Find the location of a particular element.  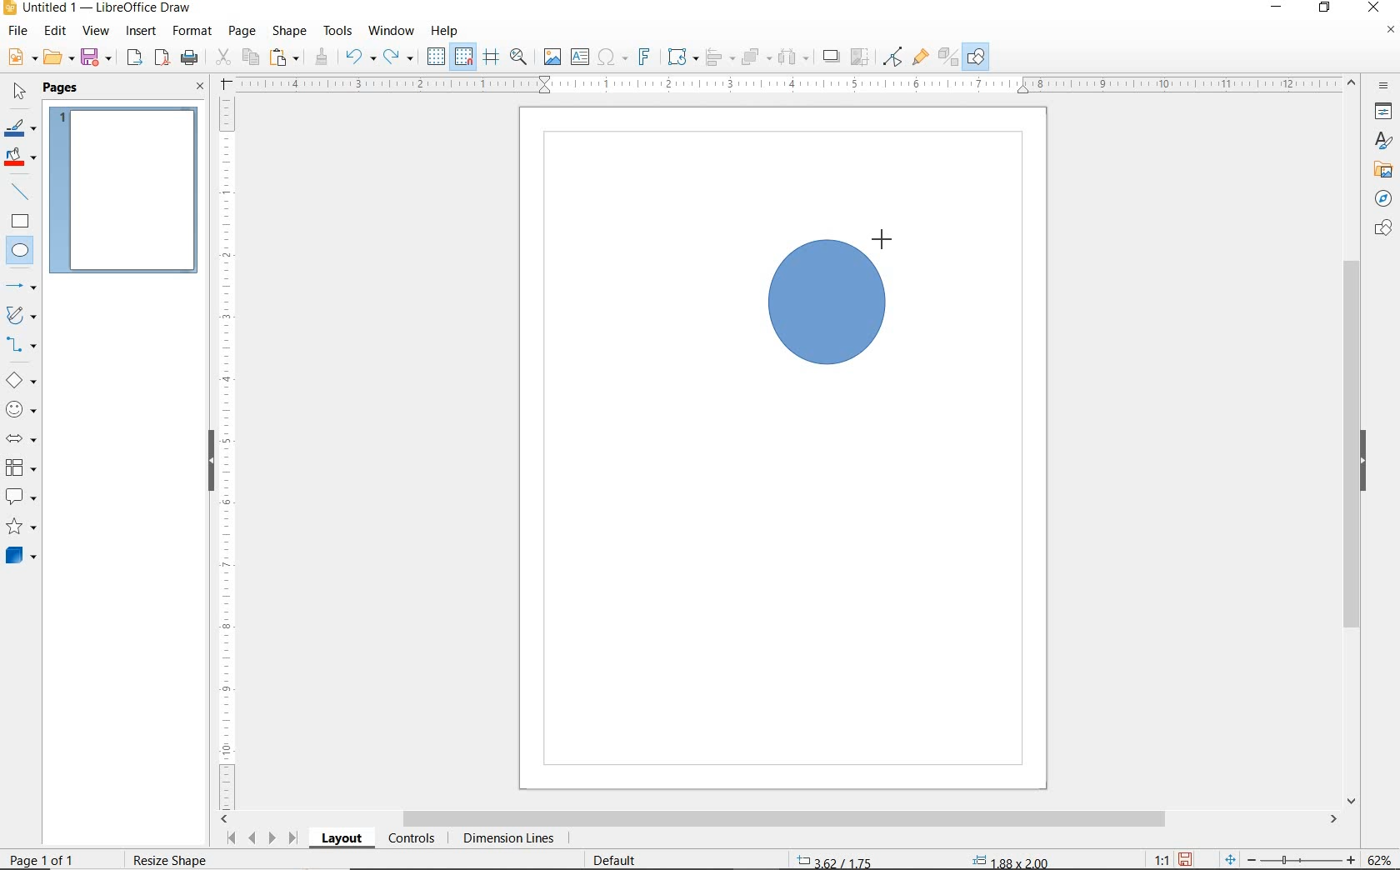

OPEN is located at coordinates (58, 59).